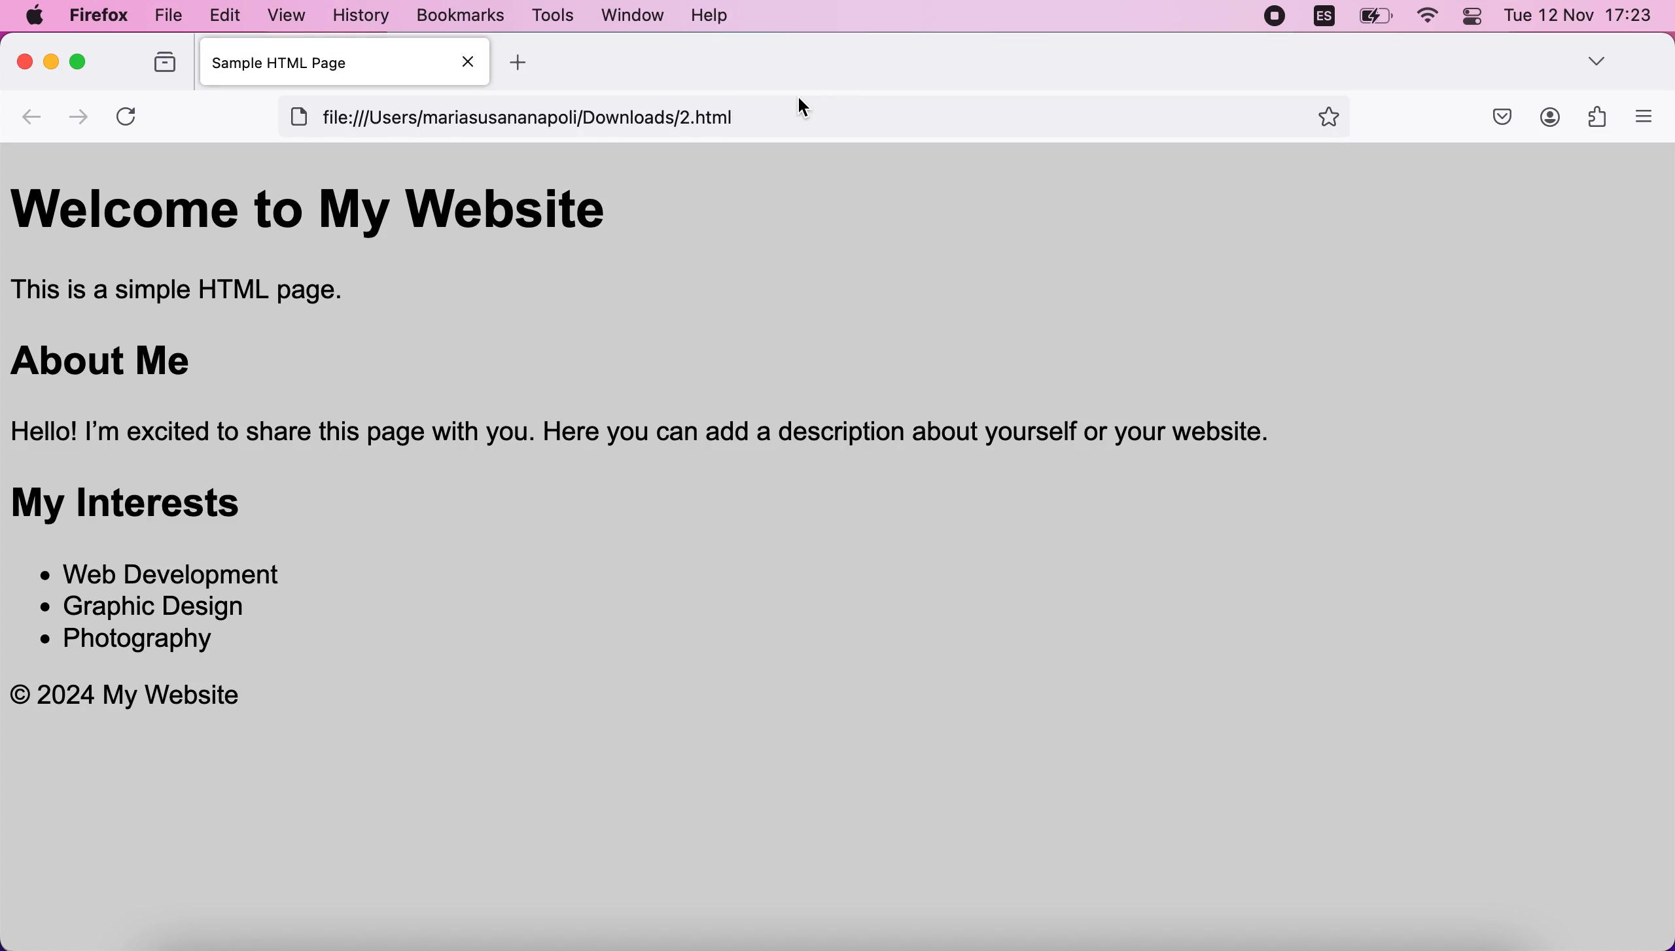 This screenshot has height=951, width=1675. Describe the element at coordinates (463, 16) in the screenshot. I see `bookmarks` at that location.